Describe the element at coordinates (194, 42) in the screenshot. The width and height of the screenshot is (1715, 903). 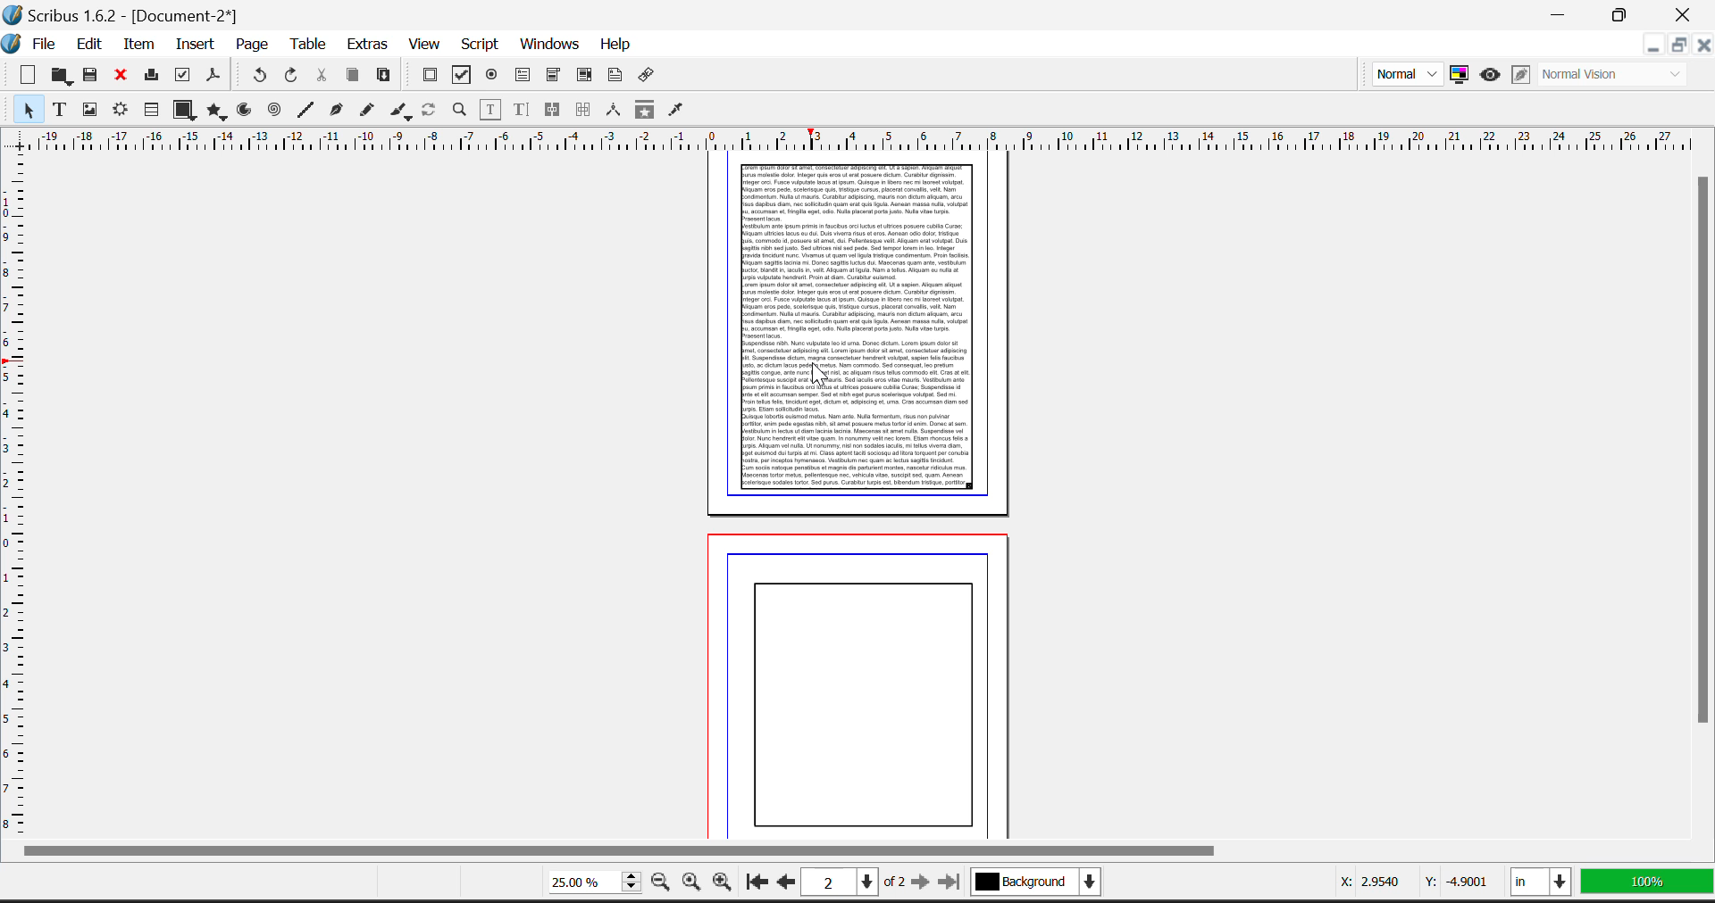
I see `Insert` at that location.